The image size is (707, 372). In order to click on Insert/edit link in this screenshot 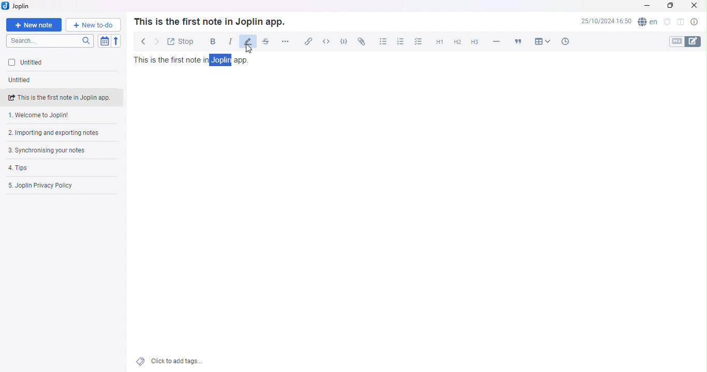, I will do `click(306, 42)`.